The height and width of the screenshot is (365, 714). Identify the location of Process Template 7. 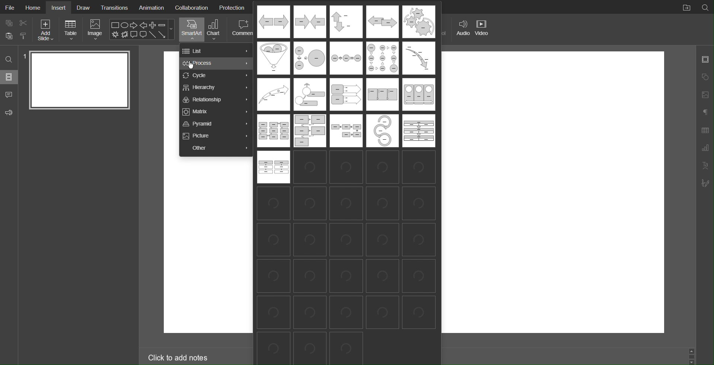
(309, 58).